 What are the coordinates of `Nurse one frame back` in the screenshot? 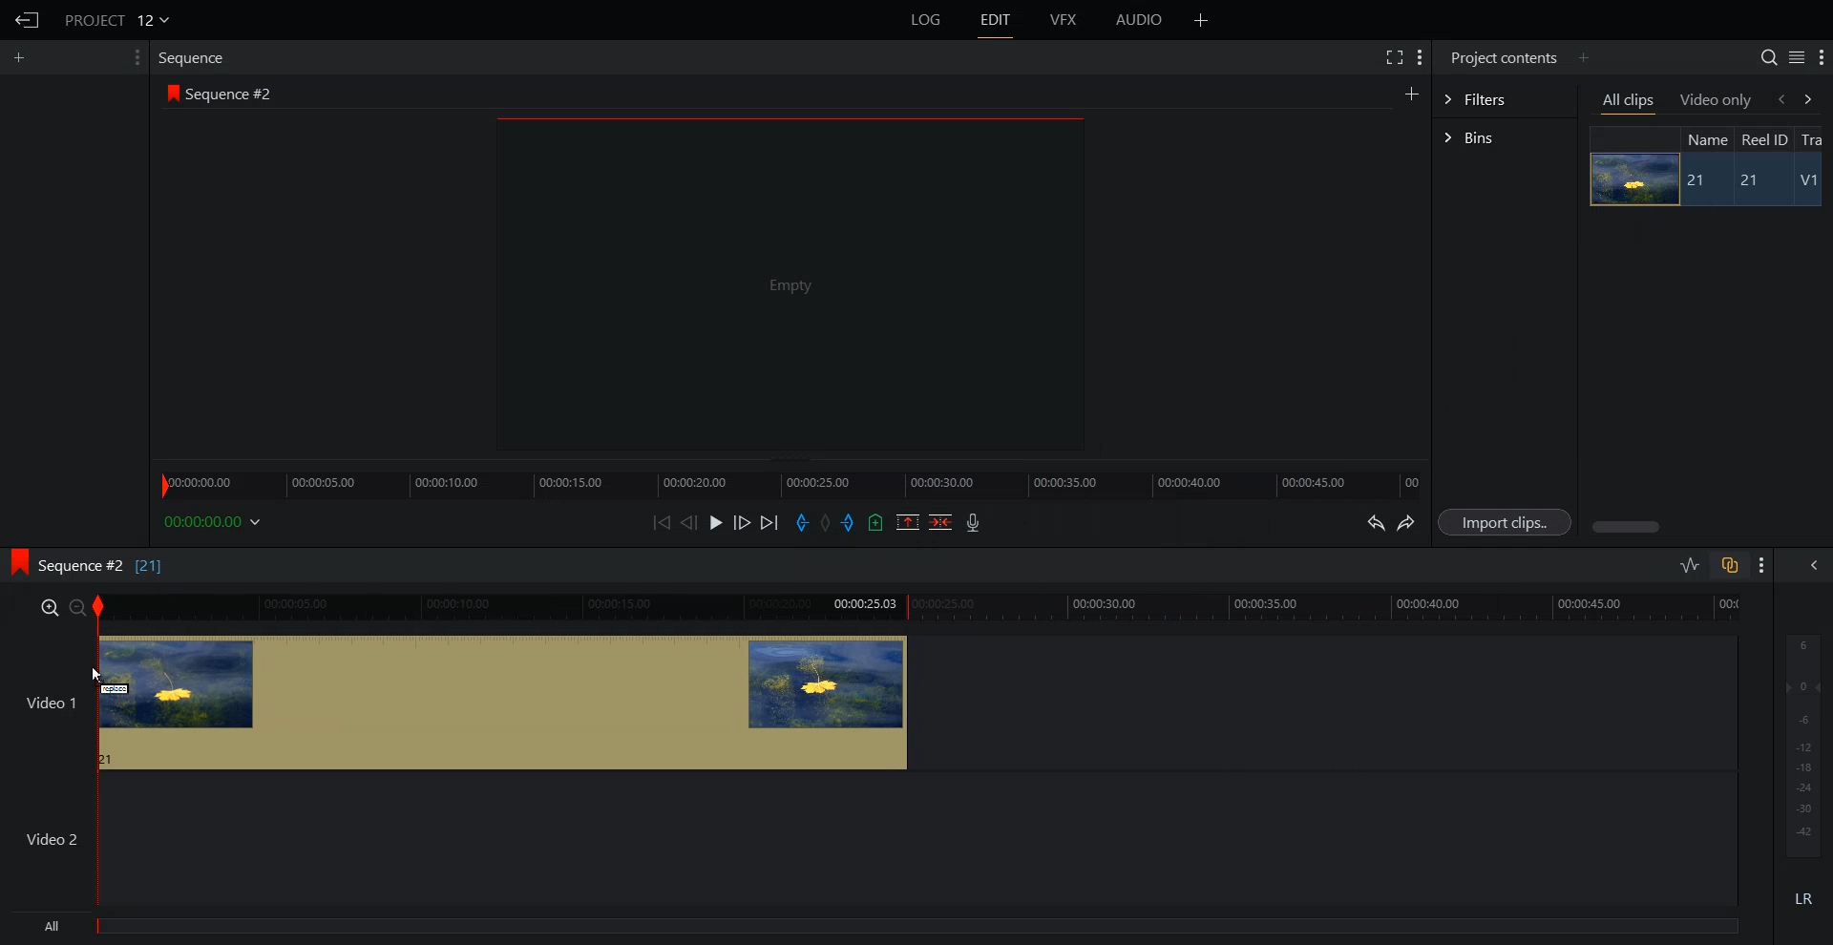 It's located at (689, 522).